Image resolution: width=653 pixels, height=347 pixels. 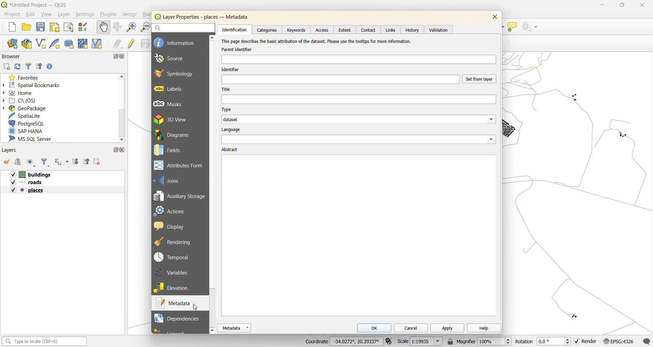 I want to click on symbology, so click(x=175, y=73).